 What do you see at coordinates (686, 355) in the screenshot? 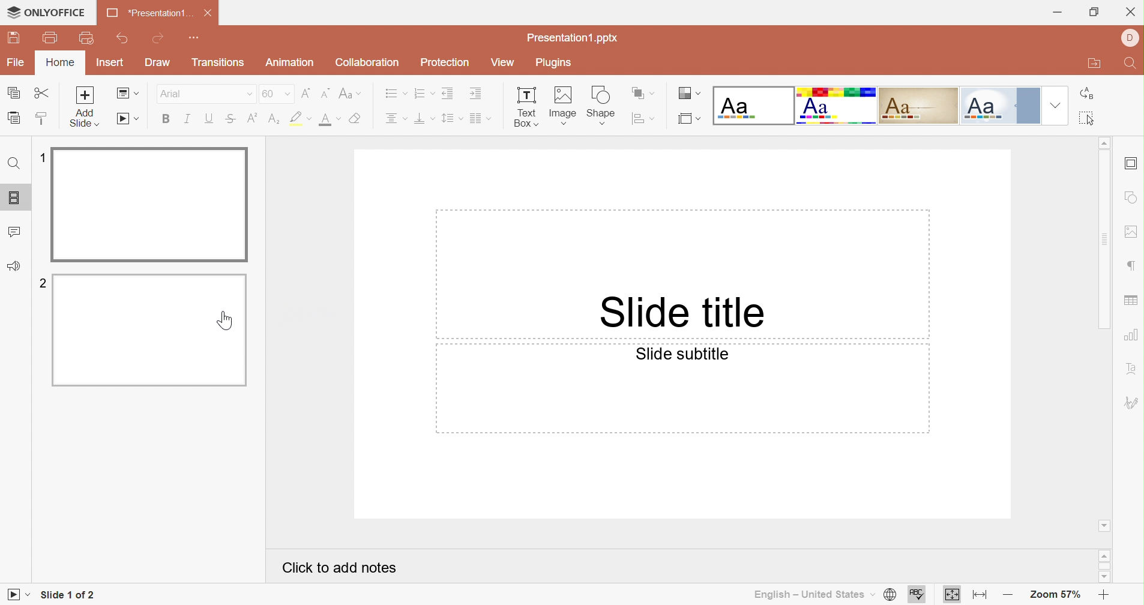
I see `slide subtitle` at bounding box center [686, 355].